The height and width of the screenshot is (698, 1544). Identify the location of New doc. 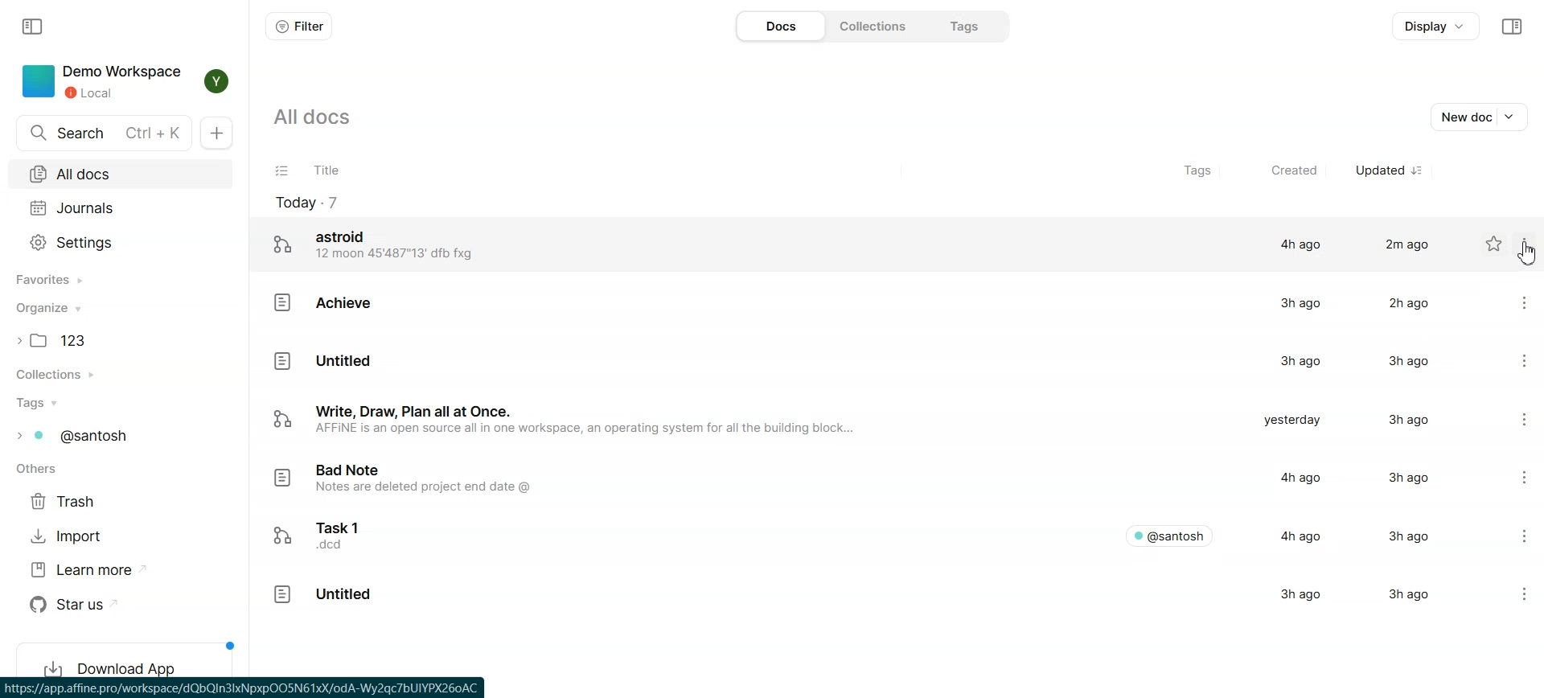
(1464, 117).